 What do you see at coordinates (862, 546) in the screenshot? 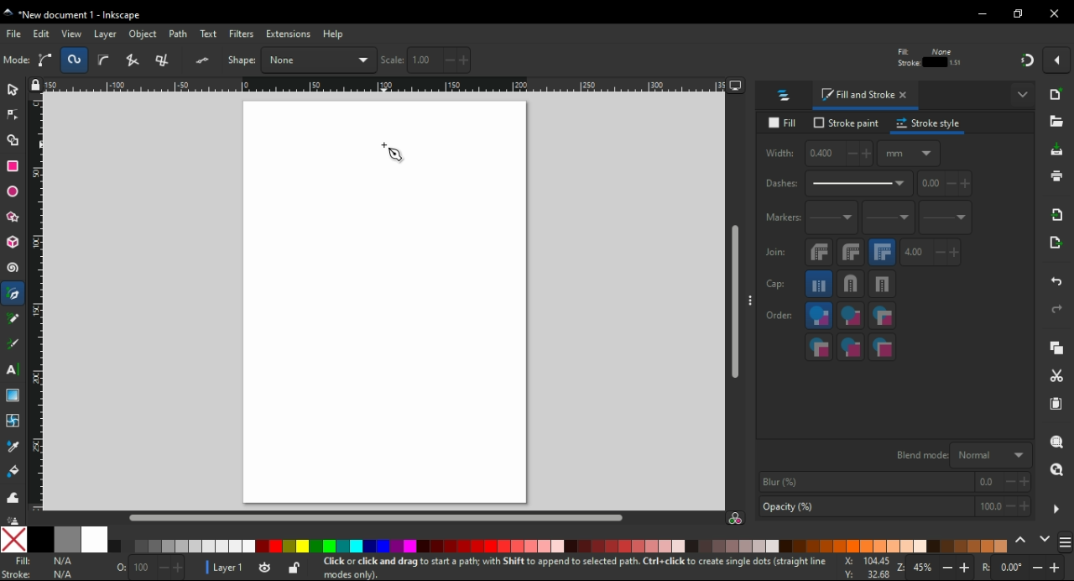
I see `color tone pallete` at bounding box center [862, 546].